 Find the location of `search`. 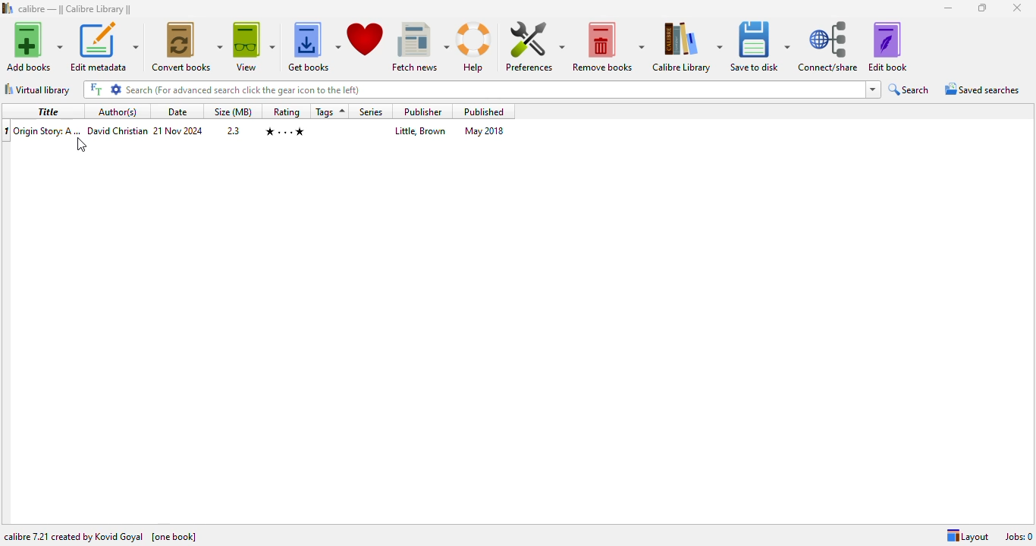

search is located at coordinates (910, 89).